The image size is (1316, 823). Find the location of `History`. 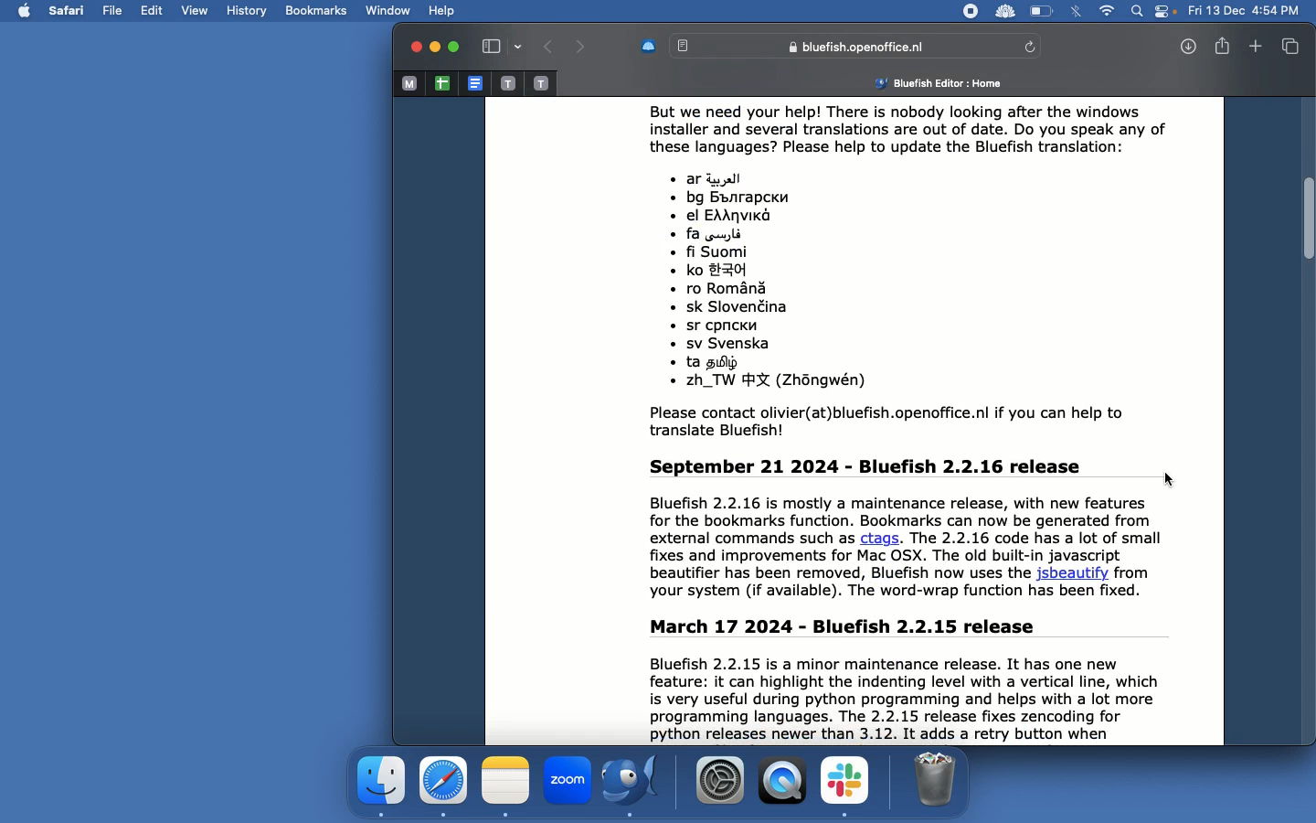

History is located at coordinates (249, 12).